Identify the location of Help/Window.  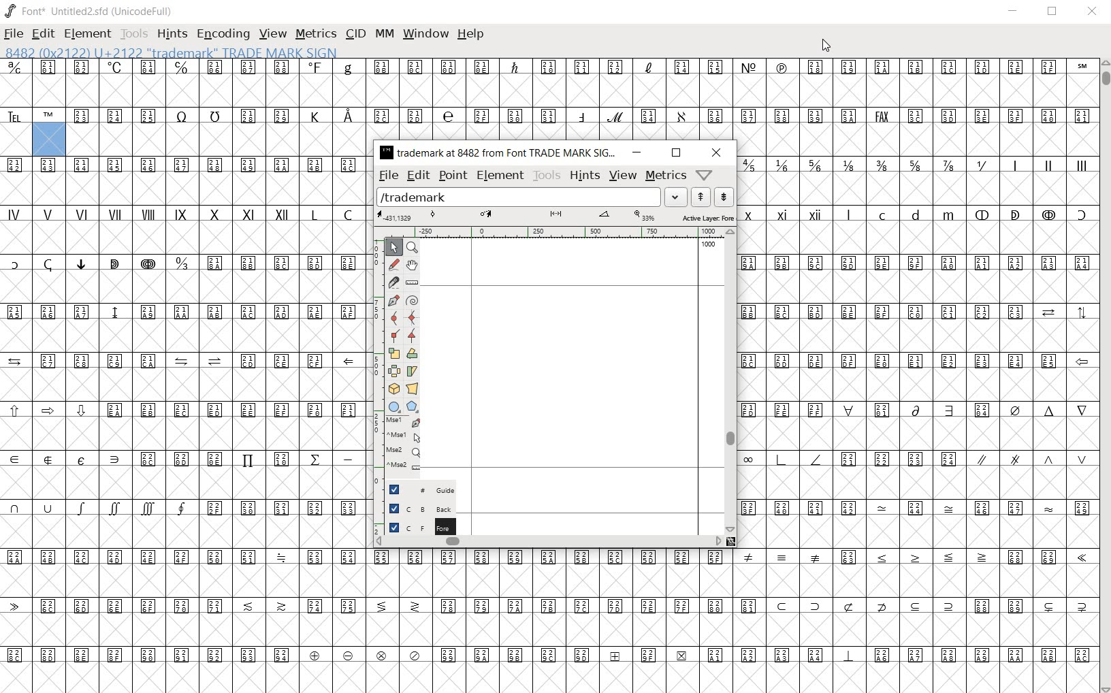
(705, 173).